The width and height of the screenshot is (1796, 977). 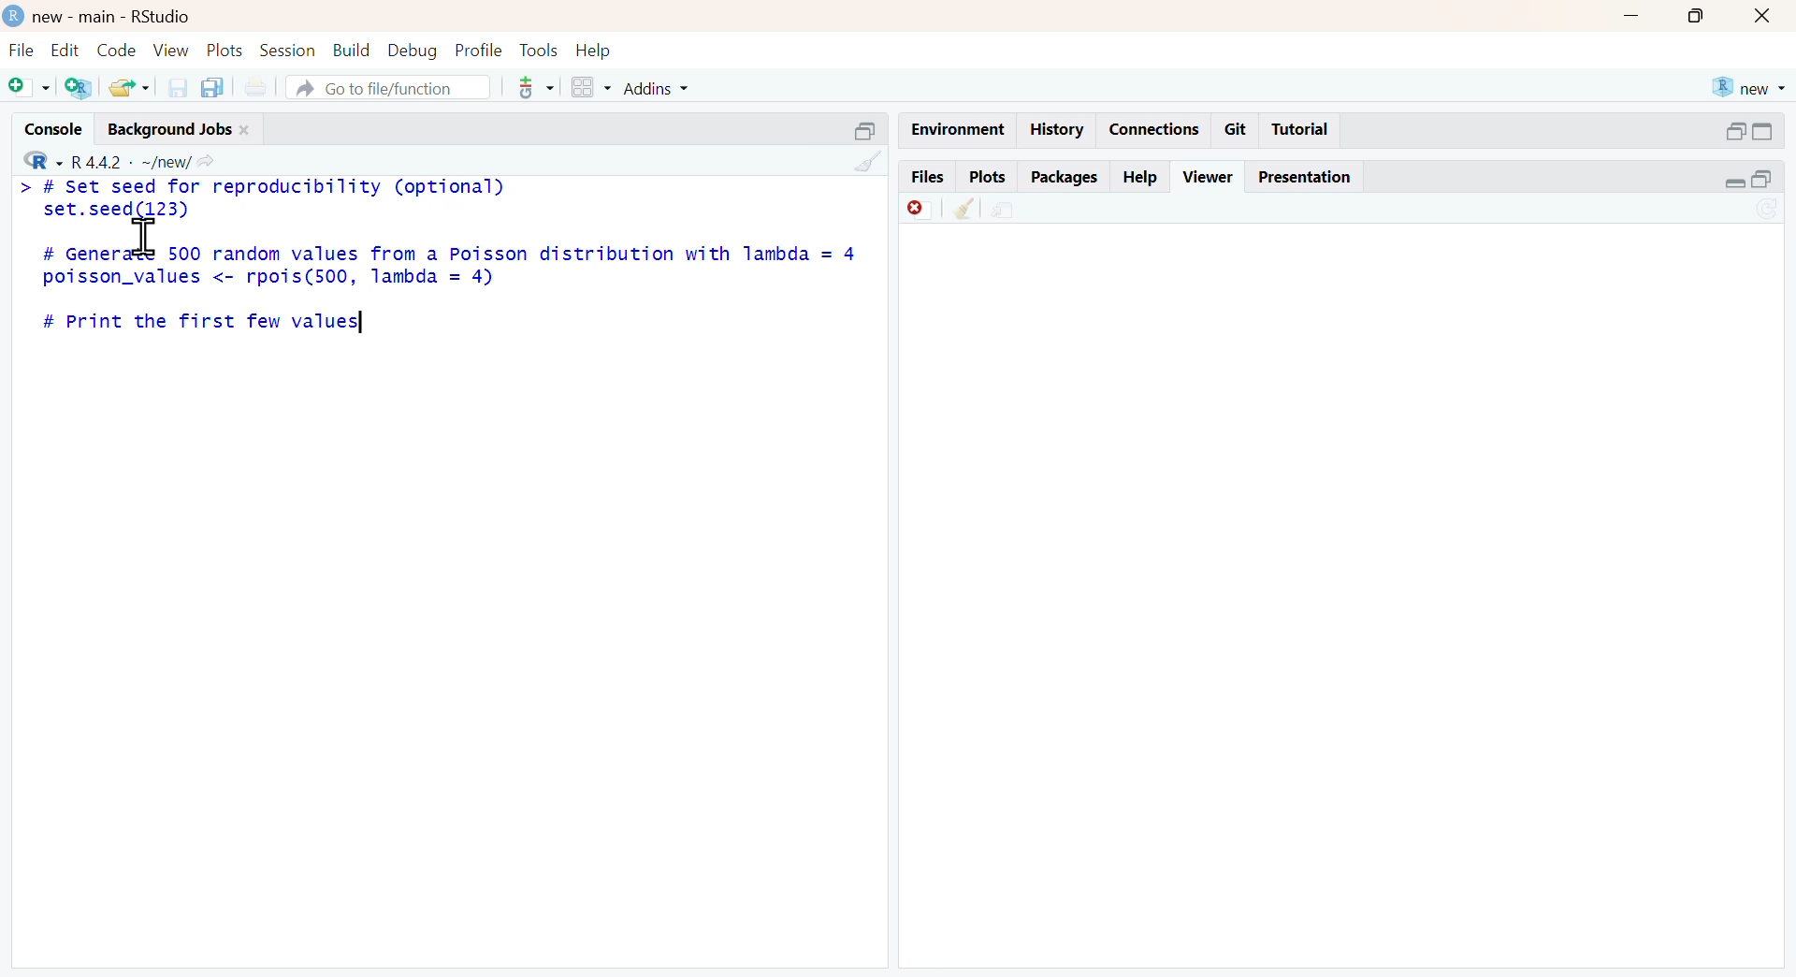 What do you see at coordinates (171, 132) in the screenshot?
I see `Background jobs` at bounding box center [171, 132].